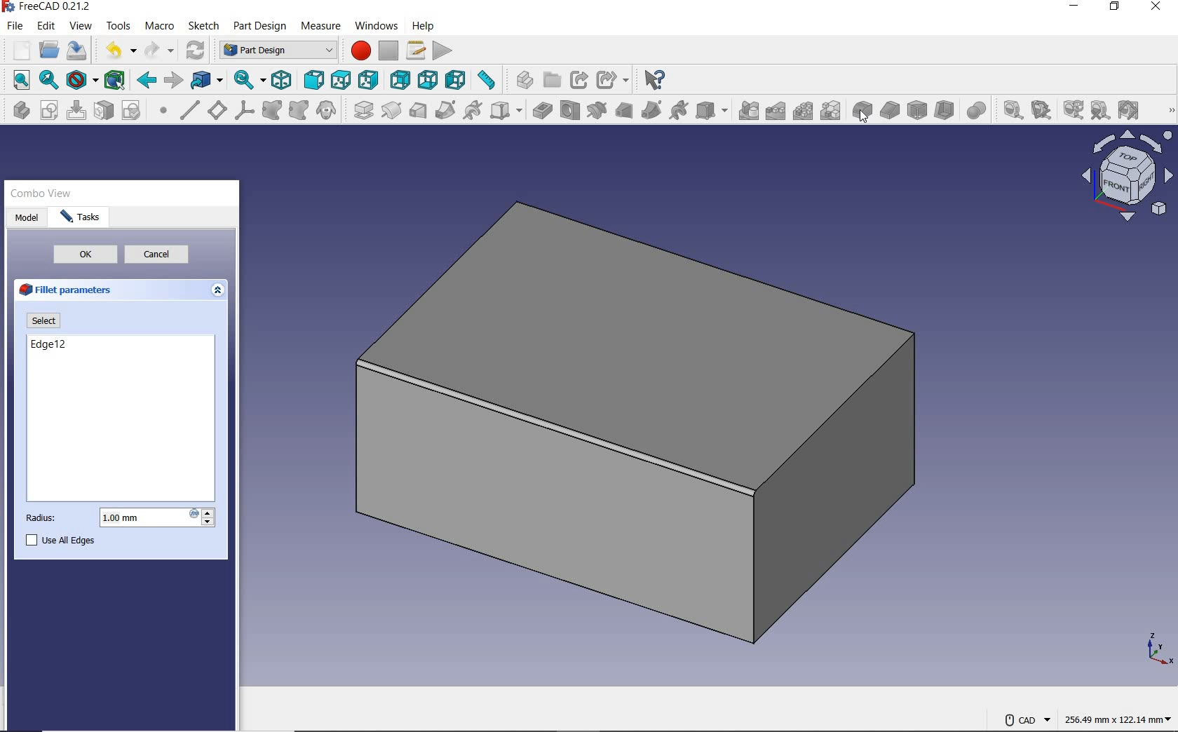 Image resolution: width=1178 pixels, height=732 pixels. Describe the element at coordinates (210, 511) in the screenshot. I see `increase` at that location.